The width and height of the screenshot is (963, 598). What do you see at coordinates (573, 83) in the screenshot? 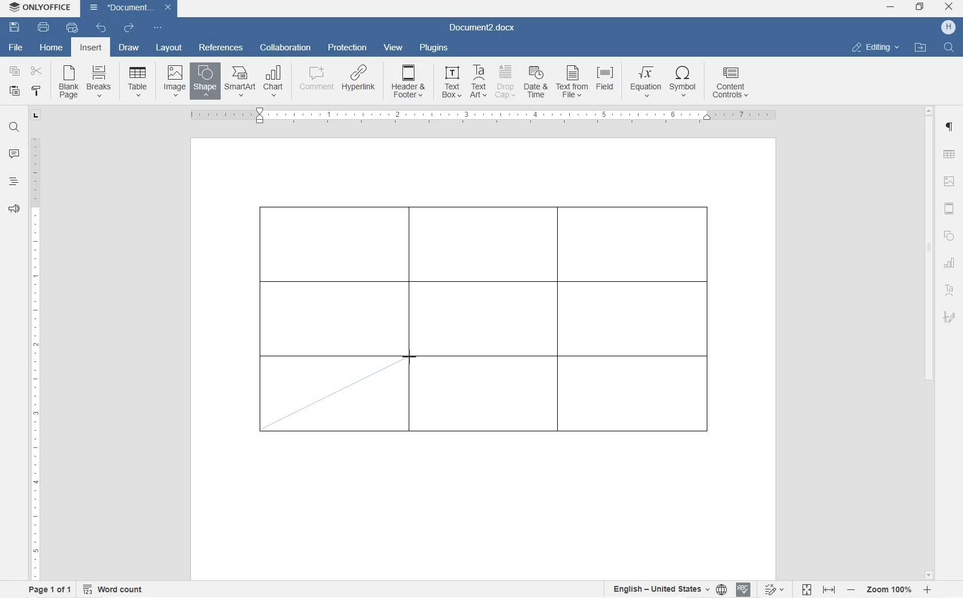
I see `TEXT FROM FILE` at bounding box center [573, 83].